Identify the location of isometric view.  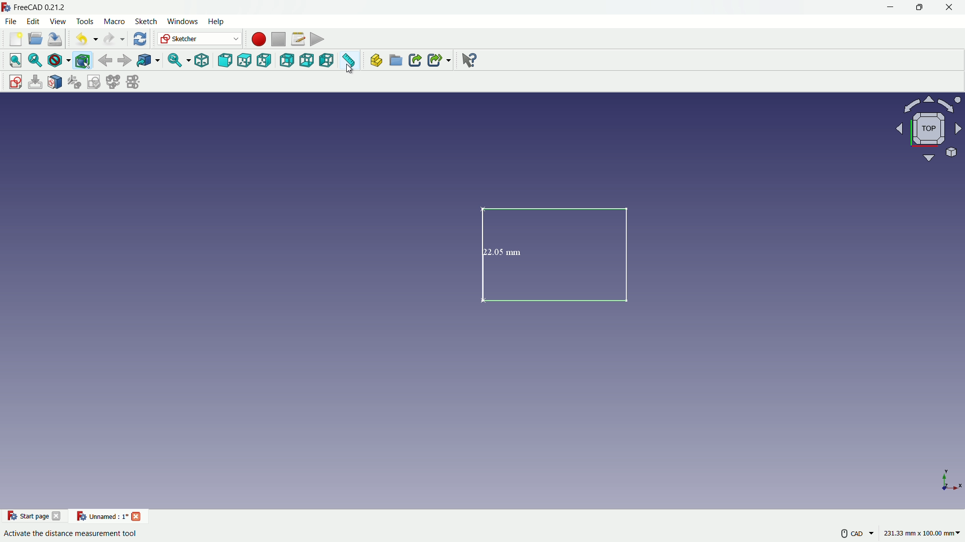
(199, 60).